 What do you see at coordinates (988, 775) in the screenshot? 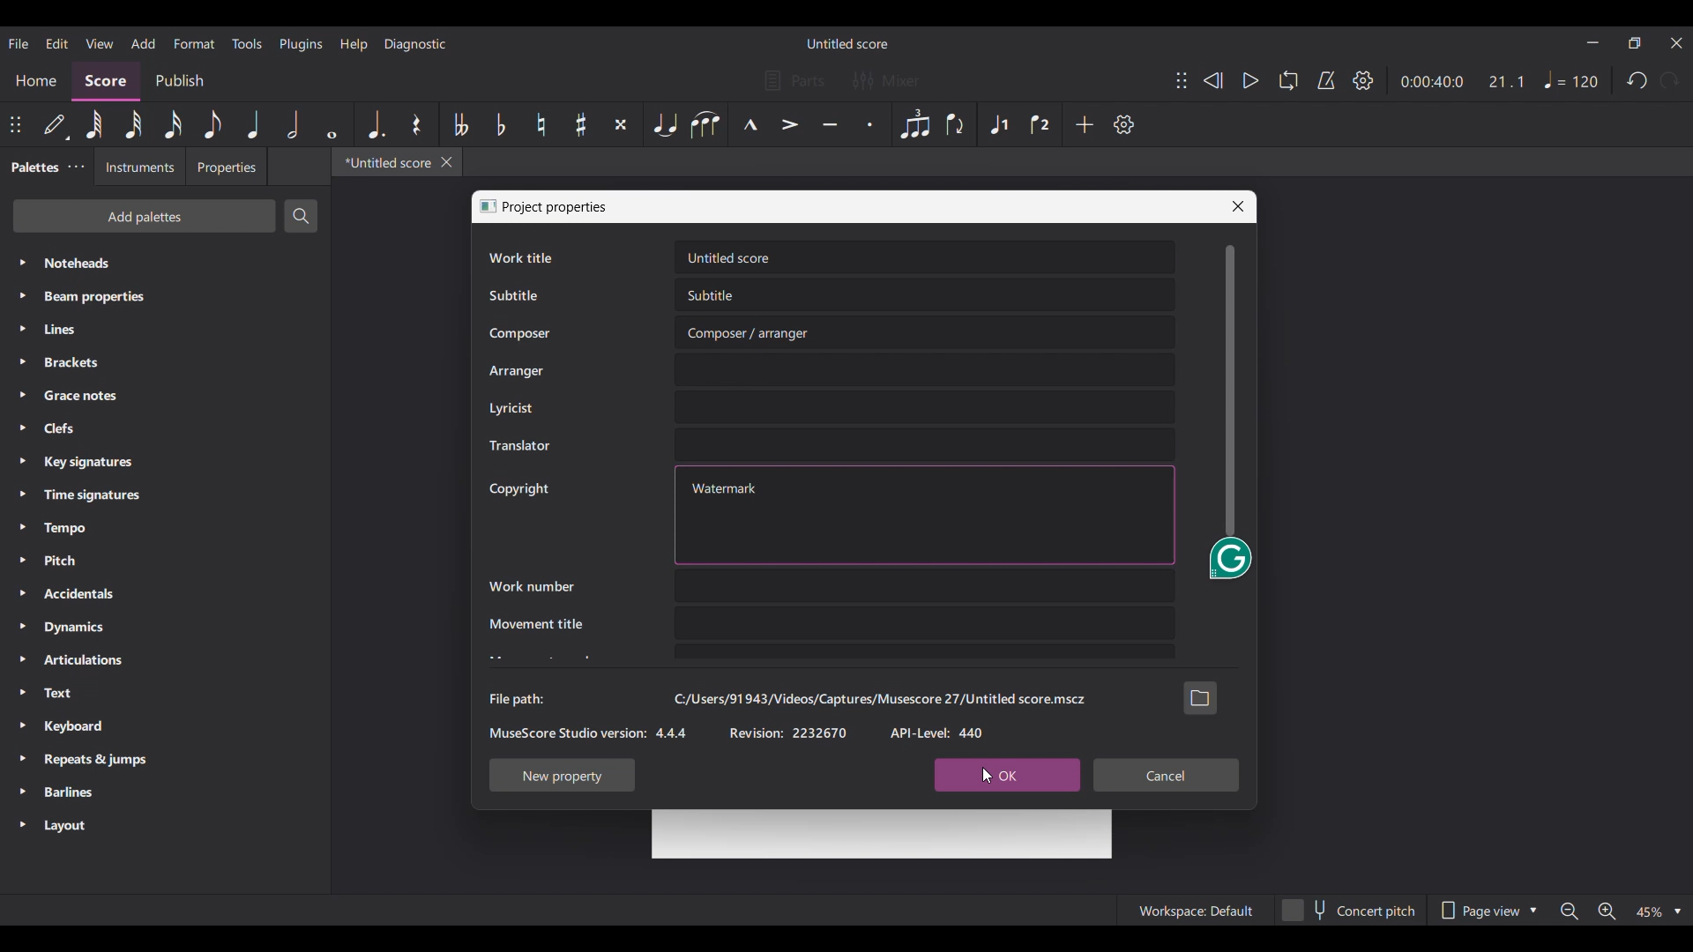
I see `Cursor` at bounding box center [988, 775].